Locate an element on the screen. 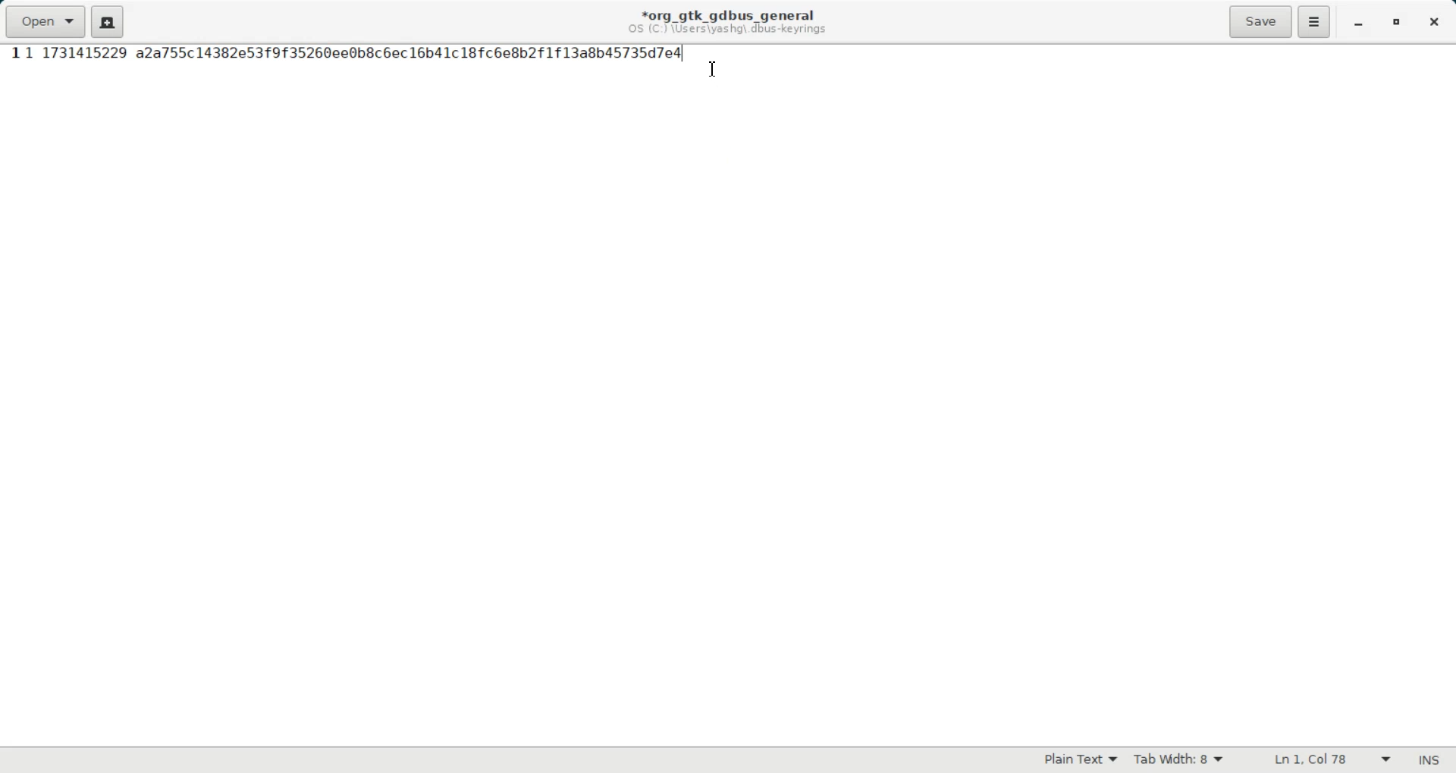  Line Number is located at coordinates (14, 54).